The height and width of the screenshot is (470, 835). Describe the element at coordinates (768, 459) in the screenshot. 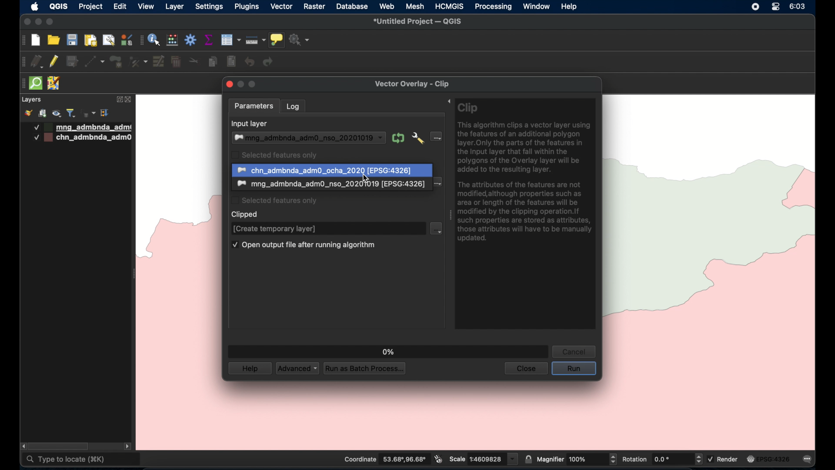

I see `current crs` at that location.